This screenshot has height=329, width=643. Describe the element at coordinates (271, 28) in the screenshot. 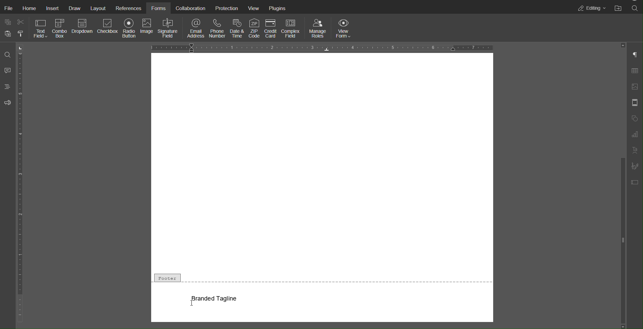

I see `Credit Card` at that location.